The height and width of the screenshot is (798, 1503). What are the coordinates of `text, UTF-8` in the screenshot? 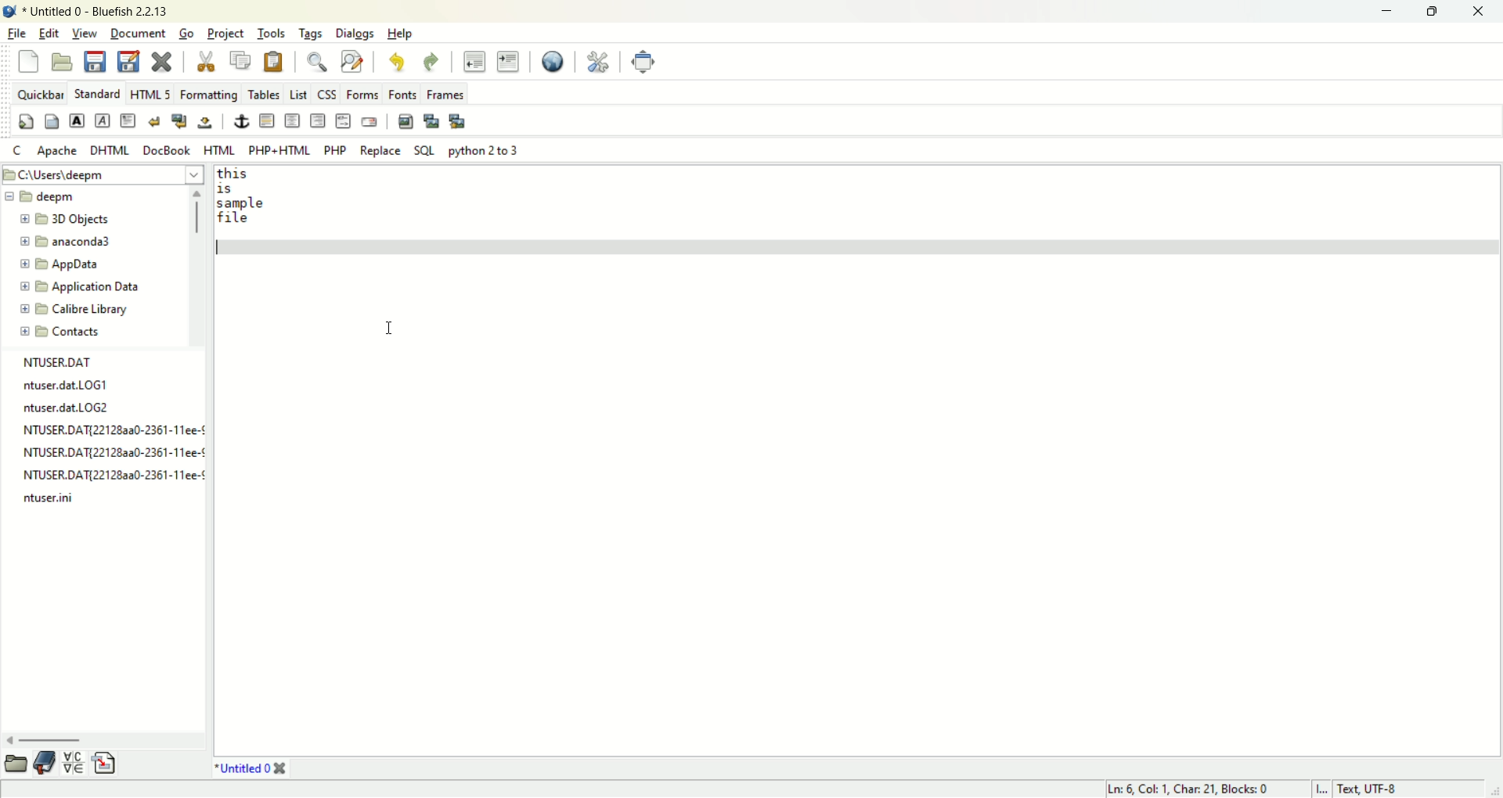 It's located at (1378, 789).